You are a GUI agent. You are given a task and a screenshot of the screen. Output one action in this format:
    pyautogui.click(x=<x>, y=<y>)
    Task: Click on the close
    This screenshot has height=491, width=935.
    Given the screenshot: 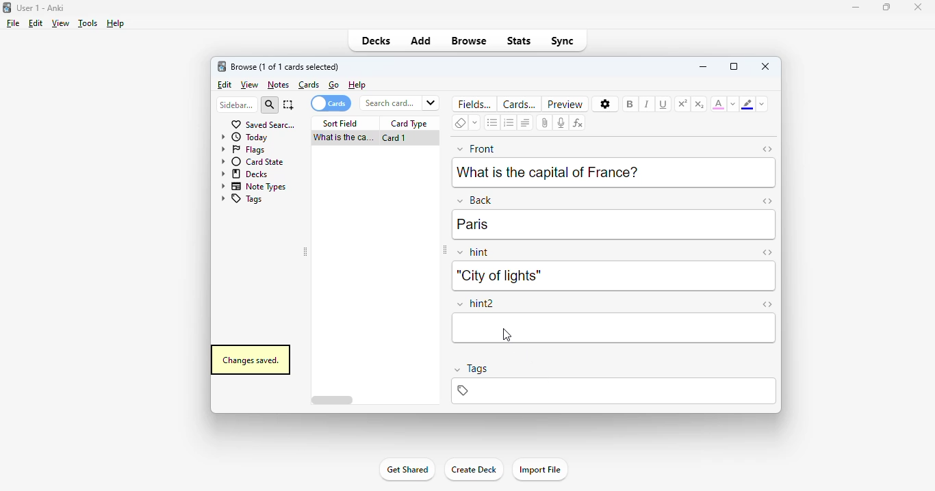 What is the action you would take?
    pyautogui.click(x=918, y=7)
    